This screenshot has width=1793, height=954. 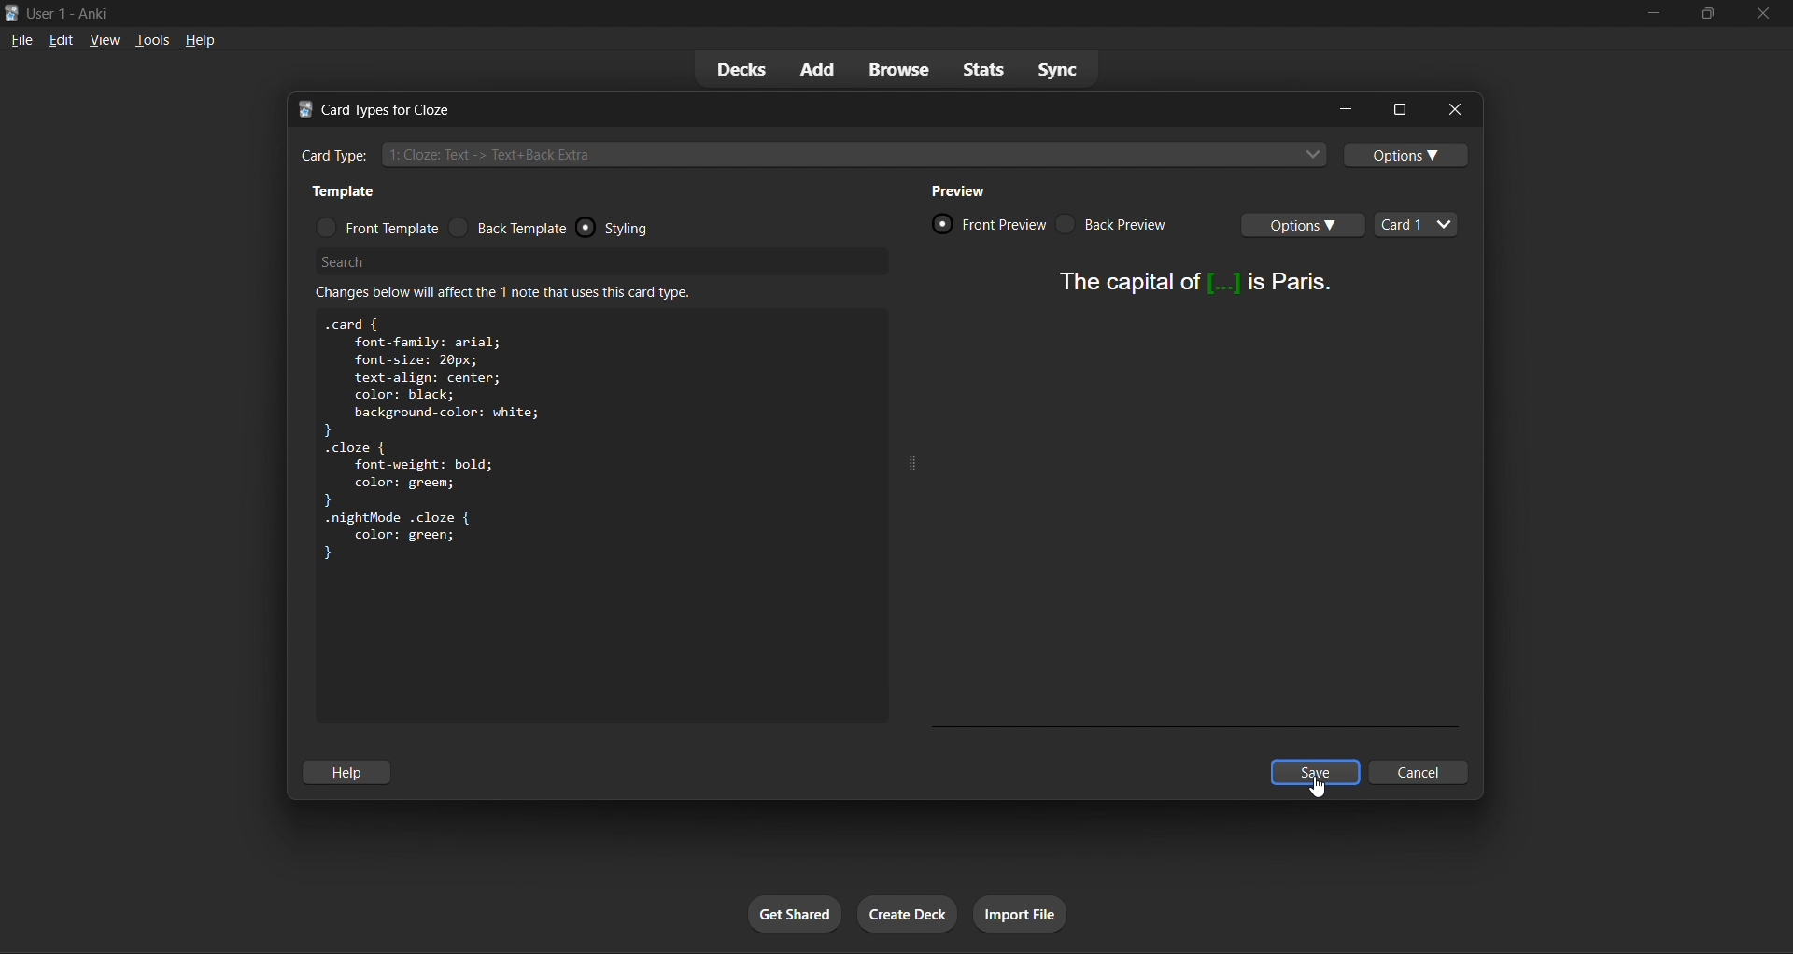 I want to click on edit, so click(x=61, y=39).